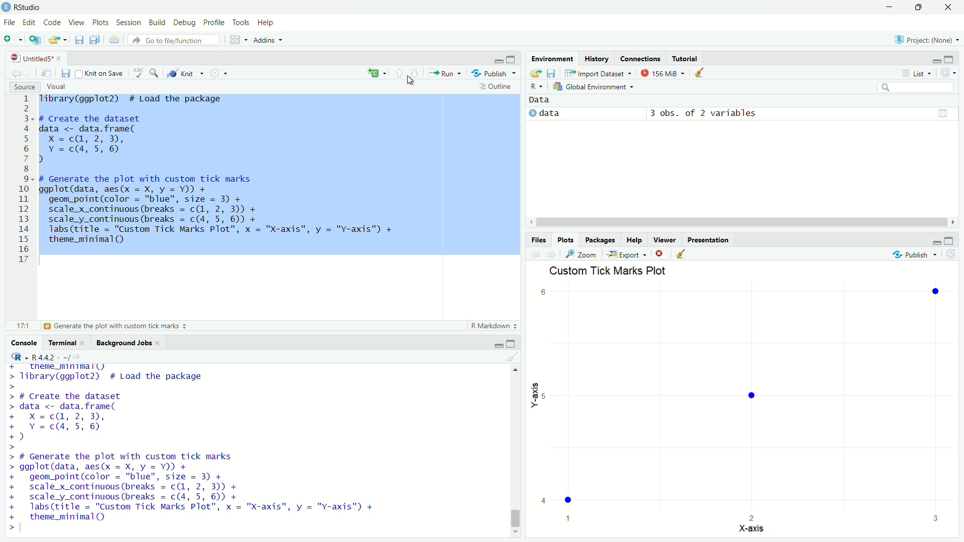 The image size is (964, 542). What do you see at coordinates (125, 343) in the screenshot?
I see `background jobs` at bounding box center [125, 343].